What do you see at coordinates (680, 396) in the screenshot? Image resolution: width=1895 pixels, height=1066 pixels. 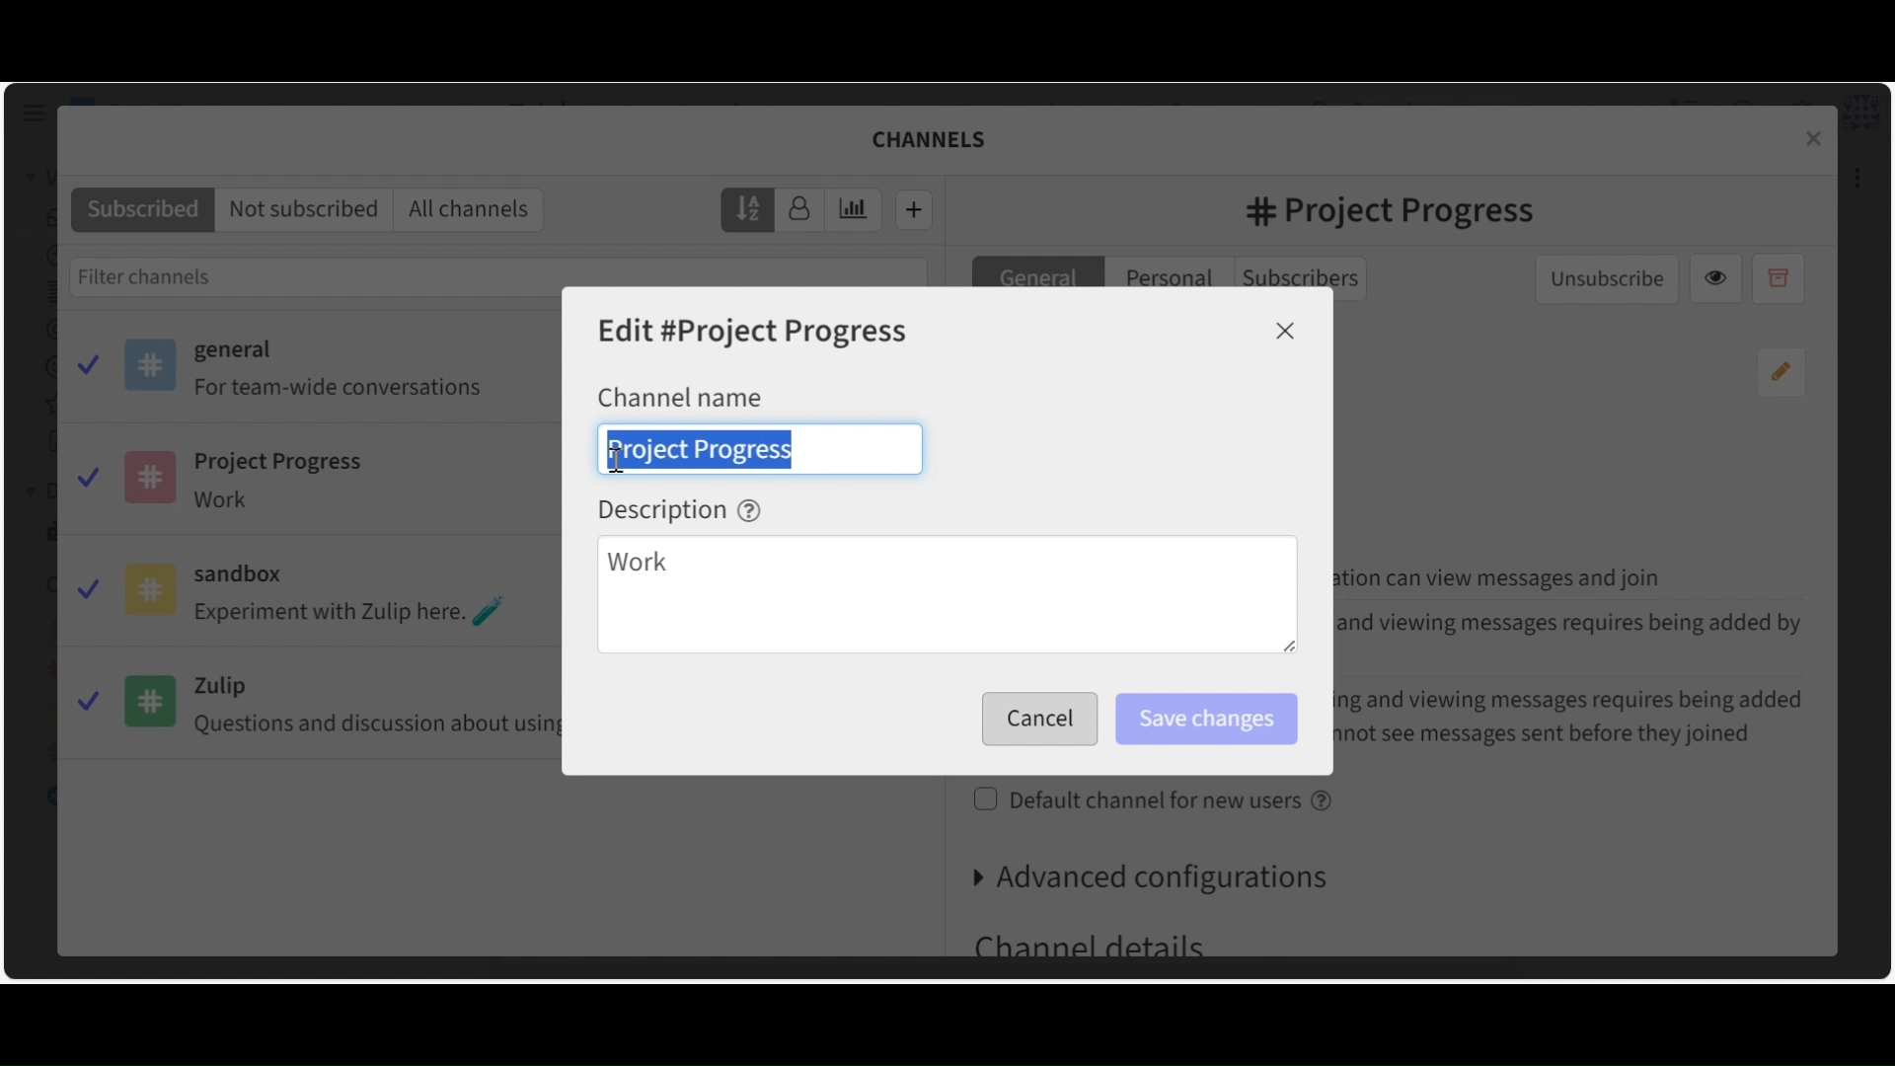 I see `Channel Name` at bounding box center [680, 396].